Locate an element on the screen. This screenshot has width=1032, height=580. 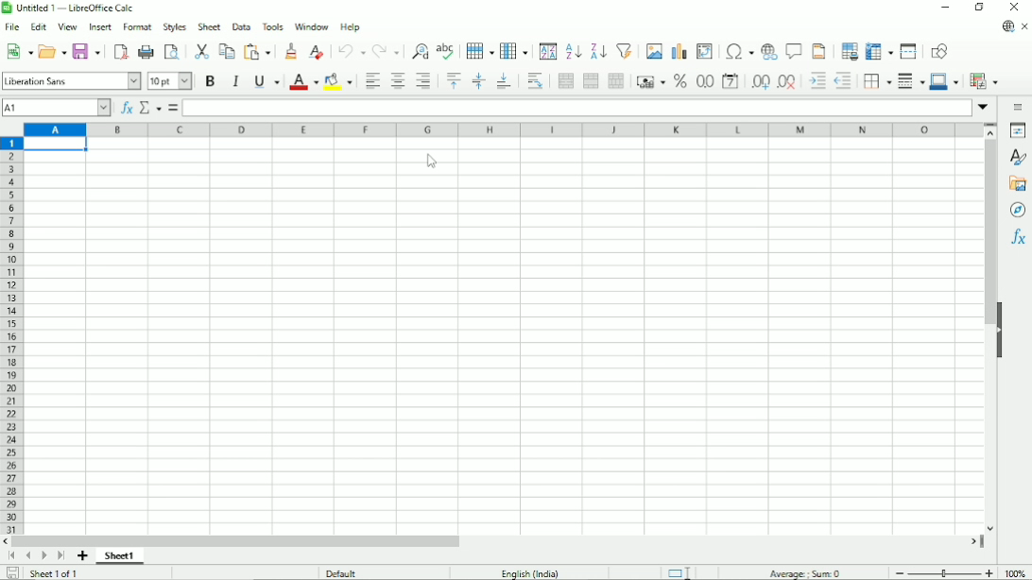
Format as percent is located at coordinates (679, 81).